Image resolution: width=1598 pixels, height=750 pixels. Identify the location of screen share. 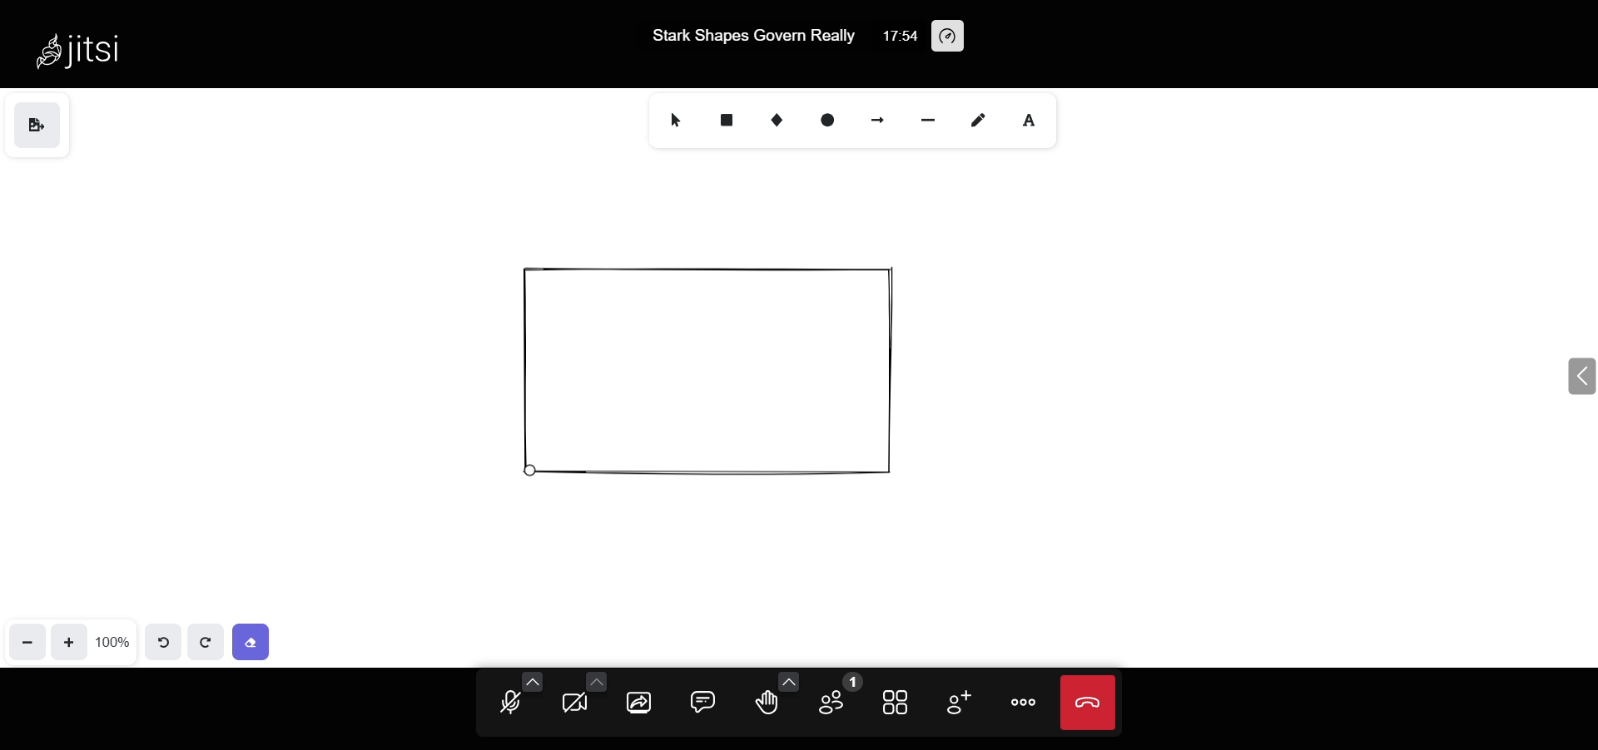
(638, 702).